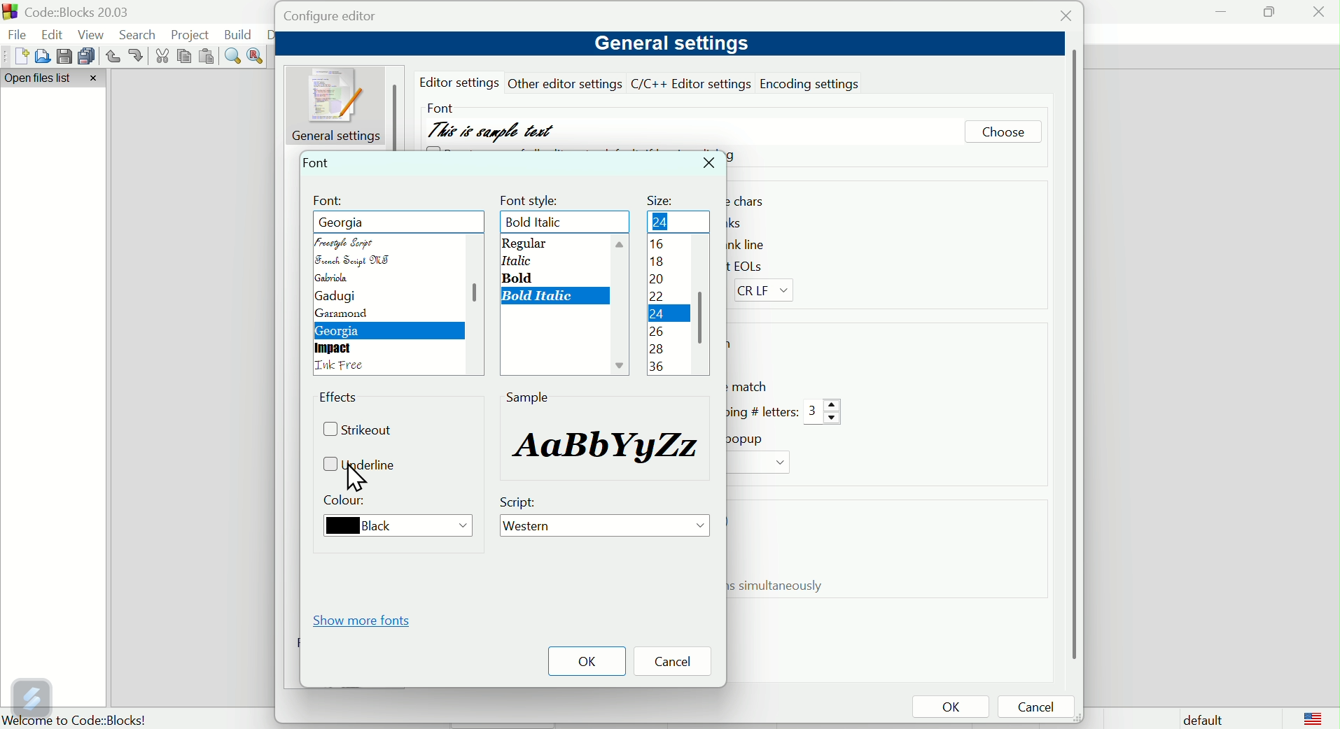  I want to click on scroll bar, so click(470, 300).